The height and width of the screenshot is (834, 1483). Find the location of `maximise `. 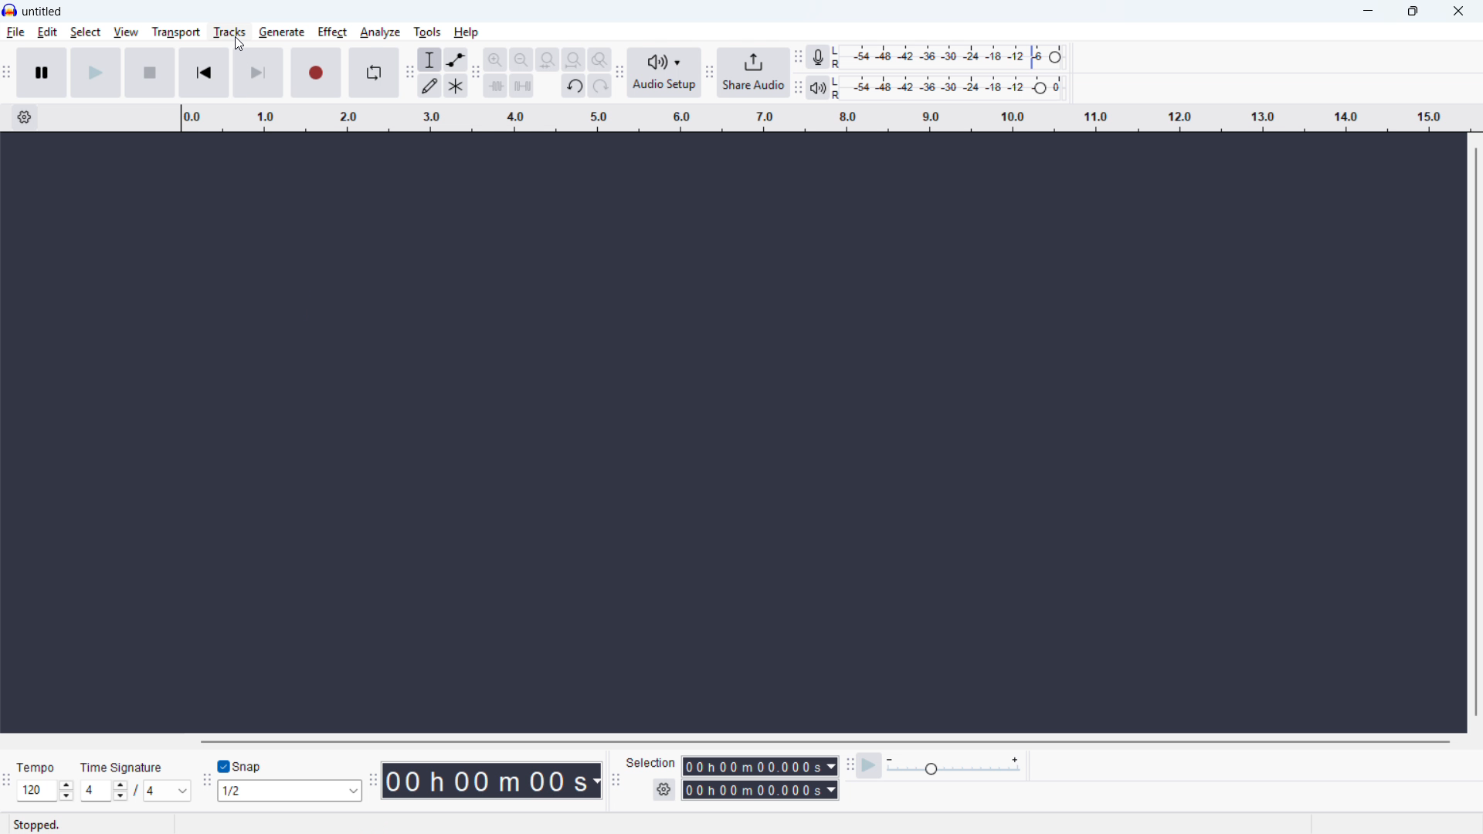

maximise  is located at coordinates (1413, 12).